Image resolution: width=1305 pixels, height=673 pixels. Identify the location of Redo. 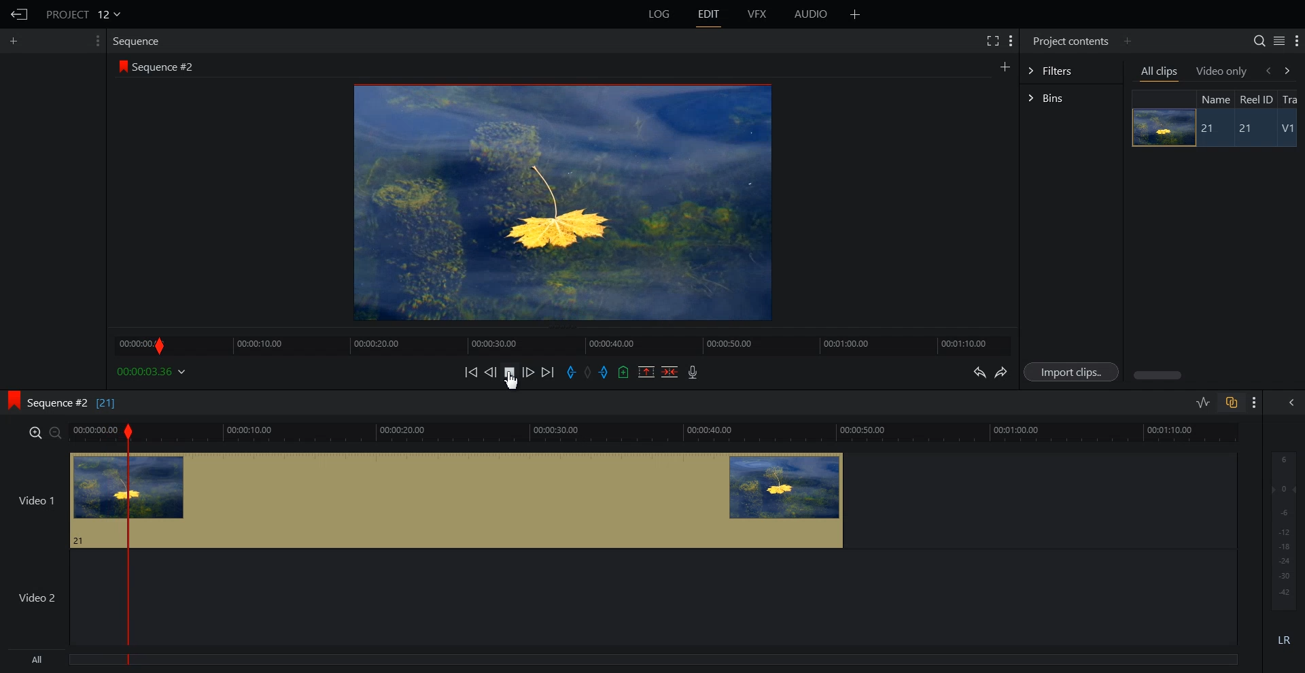
(1002, 373).